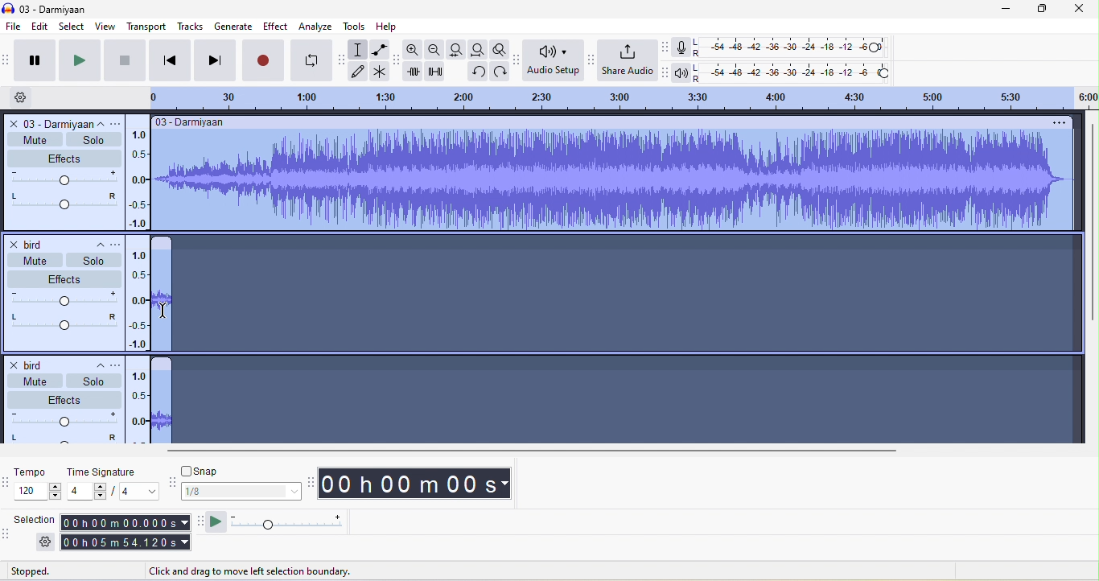  Describe the element at coordinates (108, 472) in the screenshot. I see `time signature` at that location.